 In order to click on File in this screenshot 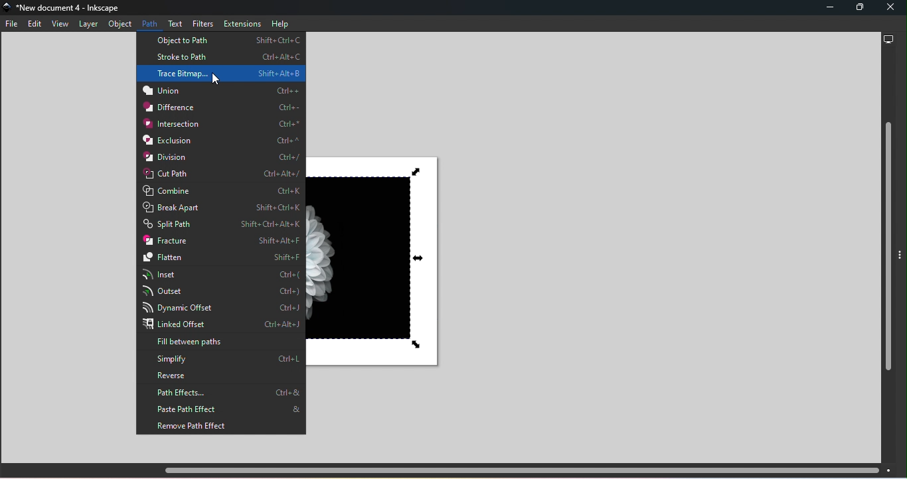, I will do `click(13, 26)`.